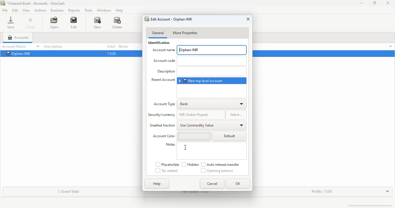 This screenshot has width=395, height=208. What do you see at coordinates (322, 191) in the screenshot?
I see `profits: ? 0.00` at bounding box center [322, 191].